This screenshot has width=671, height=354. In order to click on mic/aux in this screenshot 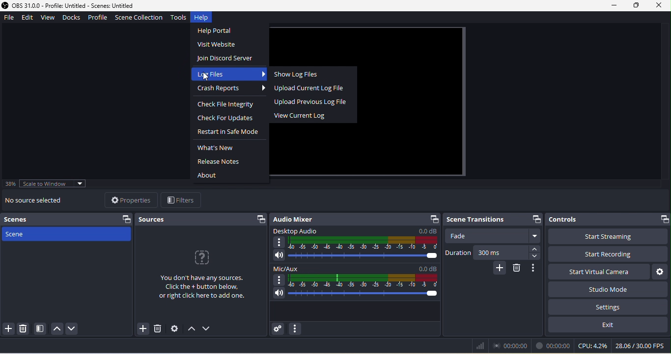, I will do `click(356, 276)`.